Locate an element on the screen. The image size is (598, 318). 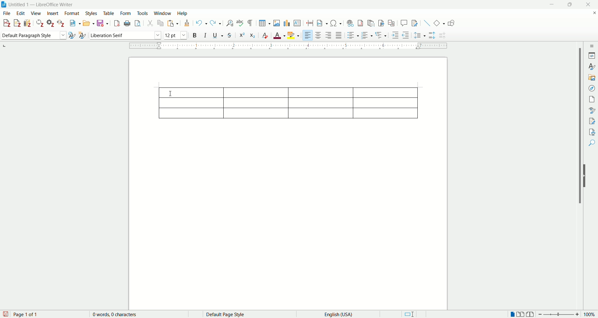
ruler bar is located at coordinates (288, 47).